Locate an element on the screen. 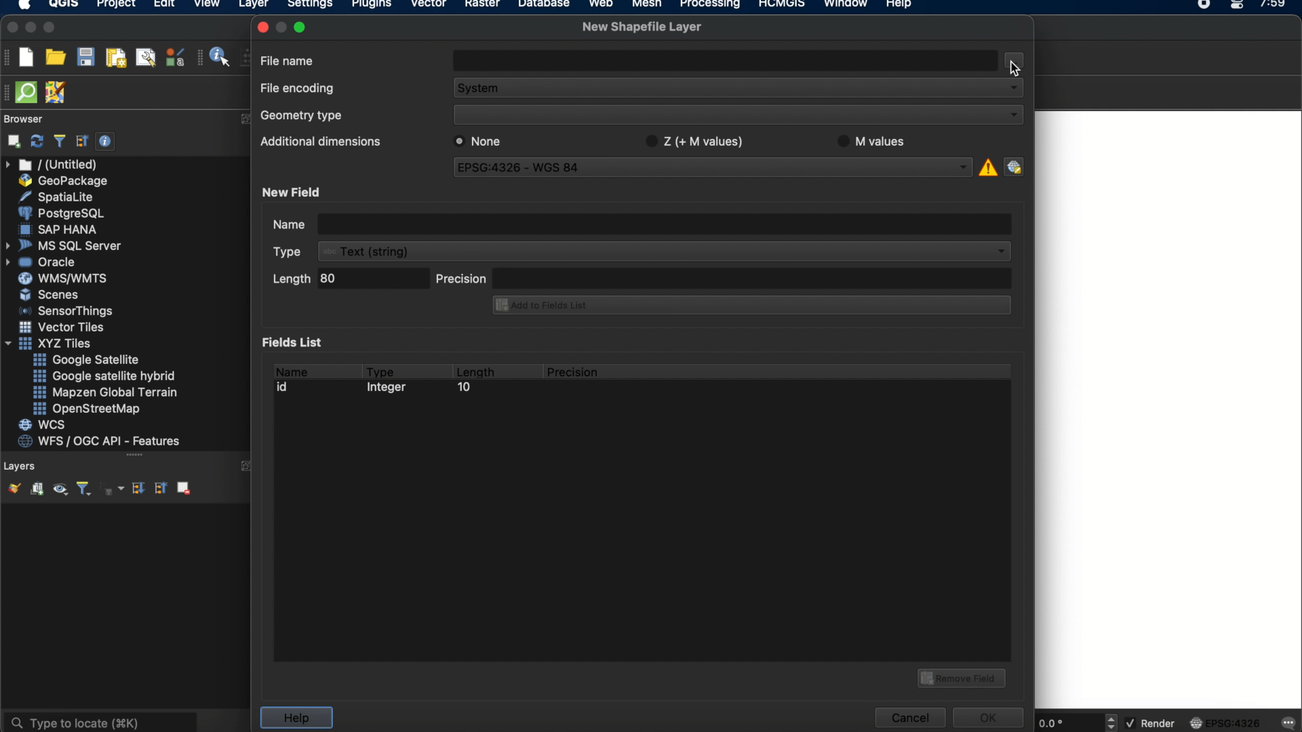 The image size is (1302, 732). sap hana is located at coordinates (60, 229).